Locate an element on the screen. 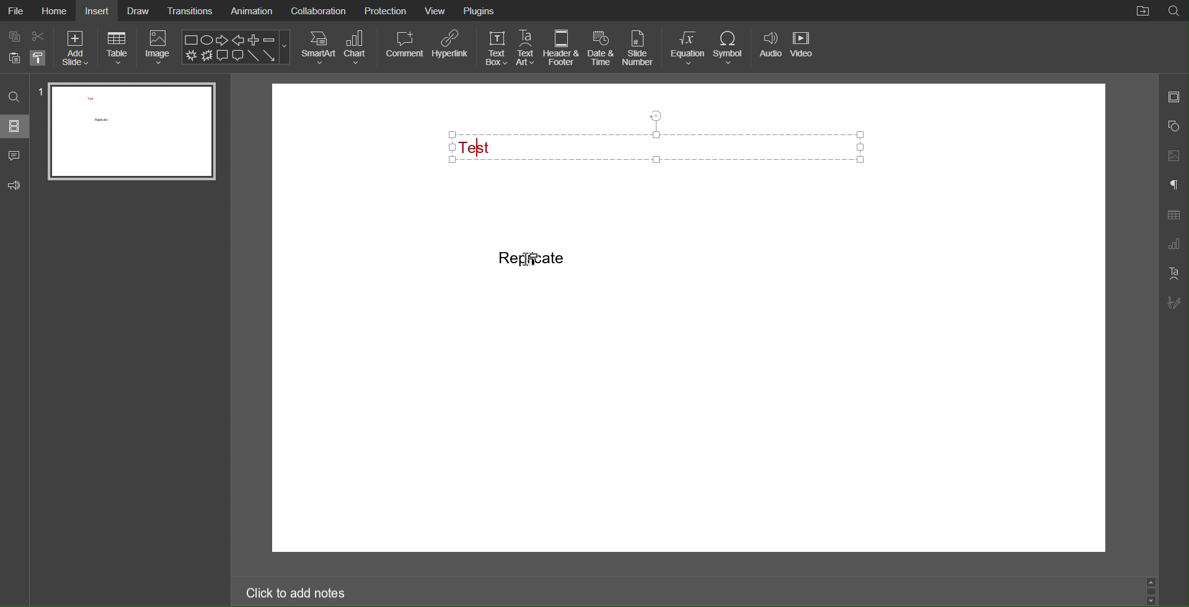 The width and height of the screenshot is (1189, 607). Insert is located at coordinates (99, 11).